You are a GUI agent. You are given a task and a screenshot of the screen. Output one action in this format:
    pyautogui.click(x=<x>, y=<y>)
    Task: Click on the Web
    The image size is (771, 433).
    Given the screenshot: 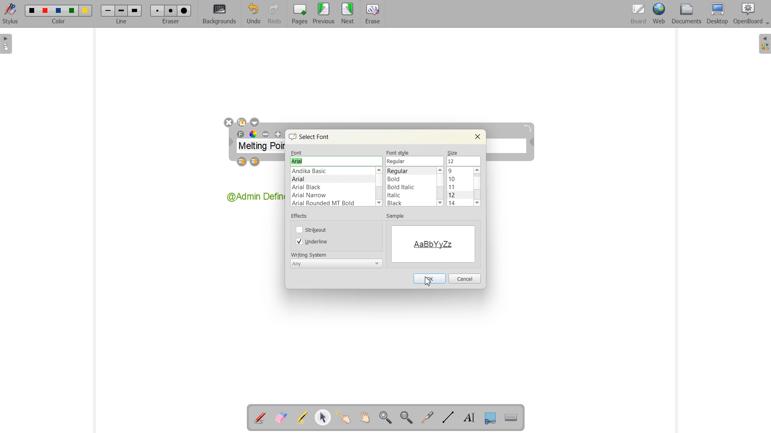 What is the action you would take?
    pyautogui.click(x=658, y=14)
    